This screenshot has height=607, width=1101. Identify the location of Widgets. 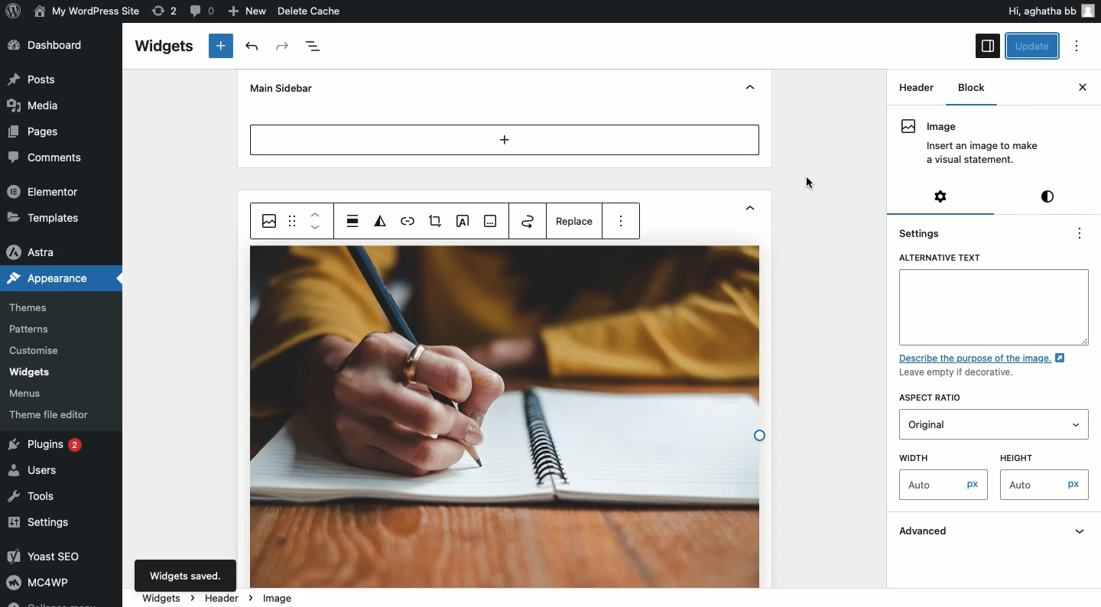
(163, 47).